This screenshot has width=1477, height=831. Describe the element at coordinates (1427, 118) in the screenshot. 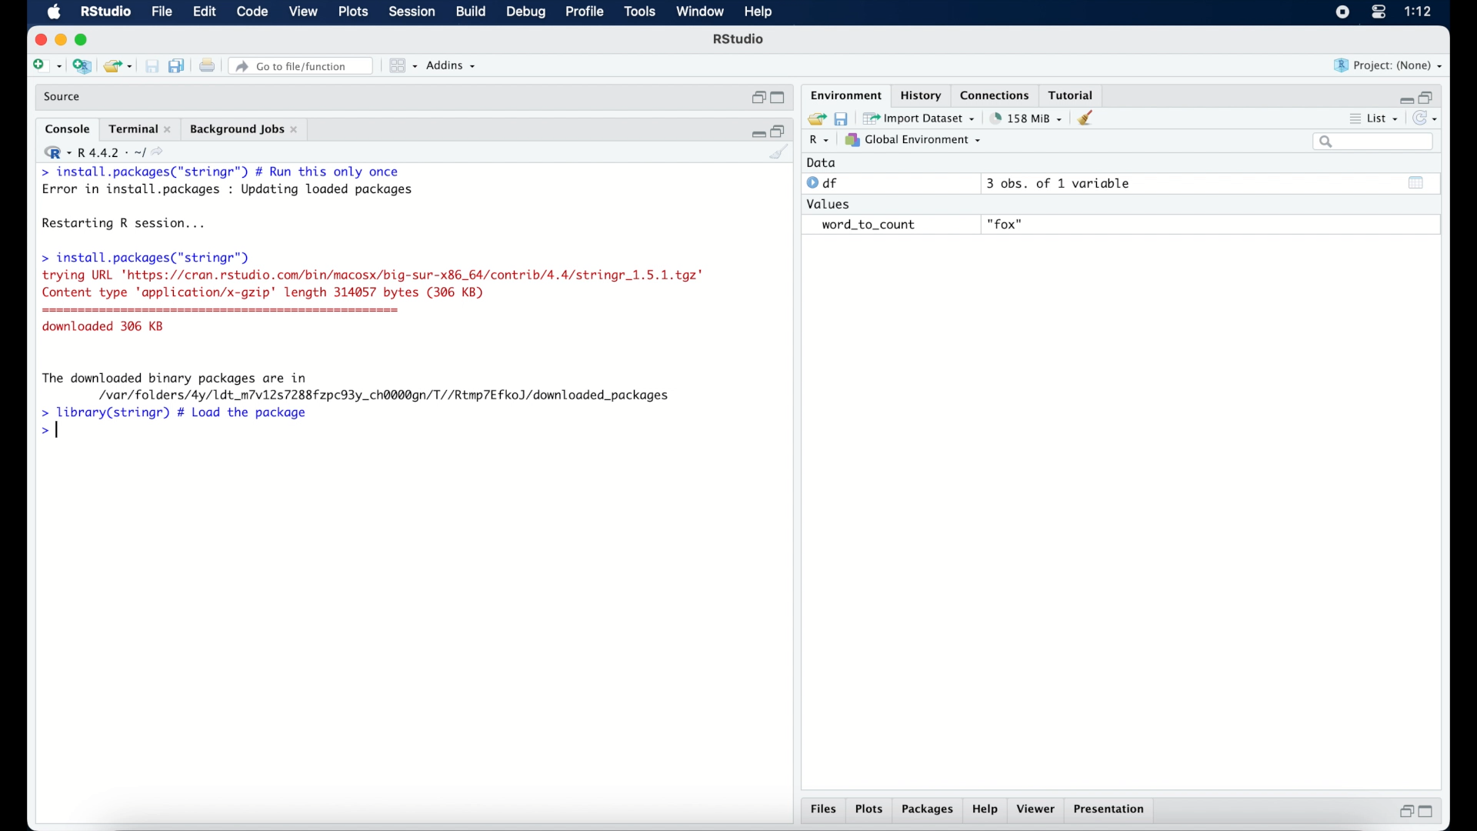

I see `refresh` at that location.